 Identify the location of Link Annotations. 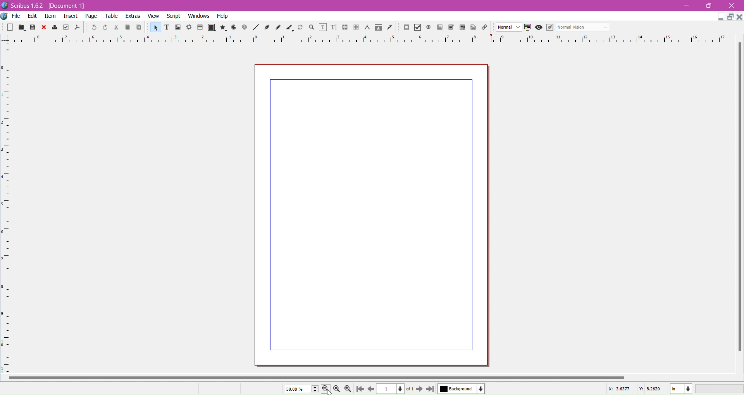
(484, 27).